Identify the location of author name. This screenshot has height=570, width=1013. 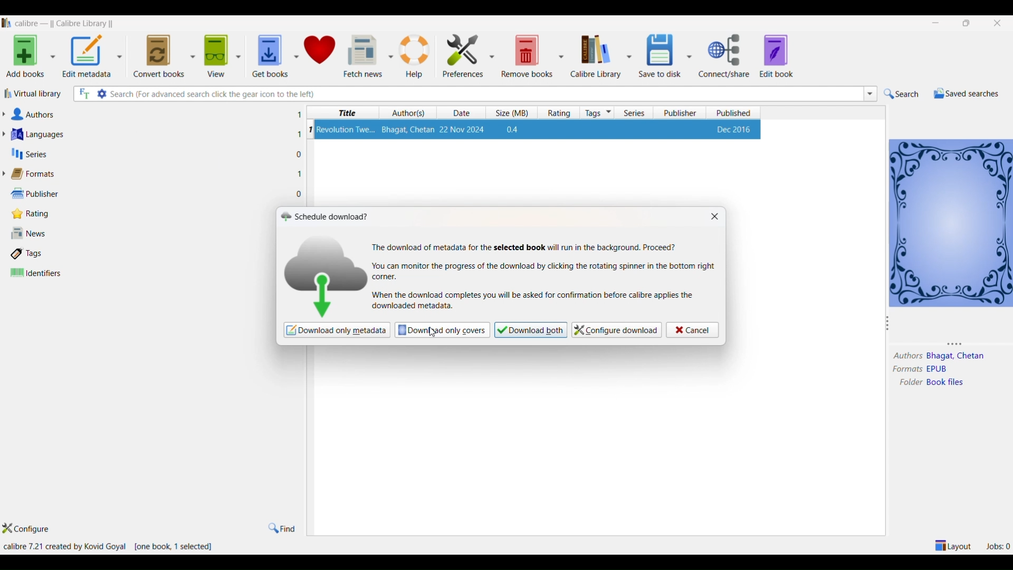
(957, 357).